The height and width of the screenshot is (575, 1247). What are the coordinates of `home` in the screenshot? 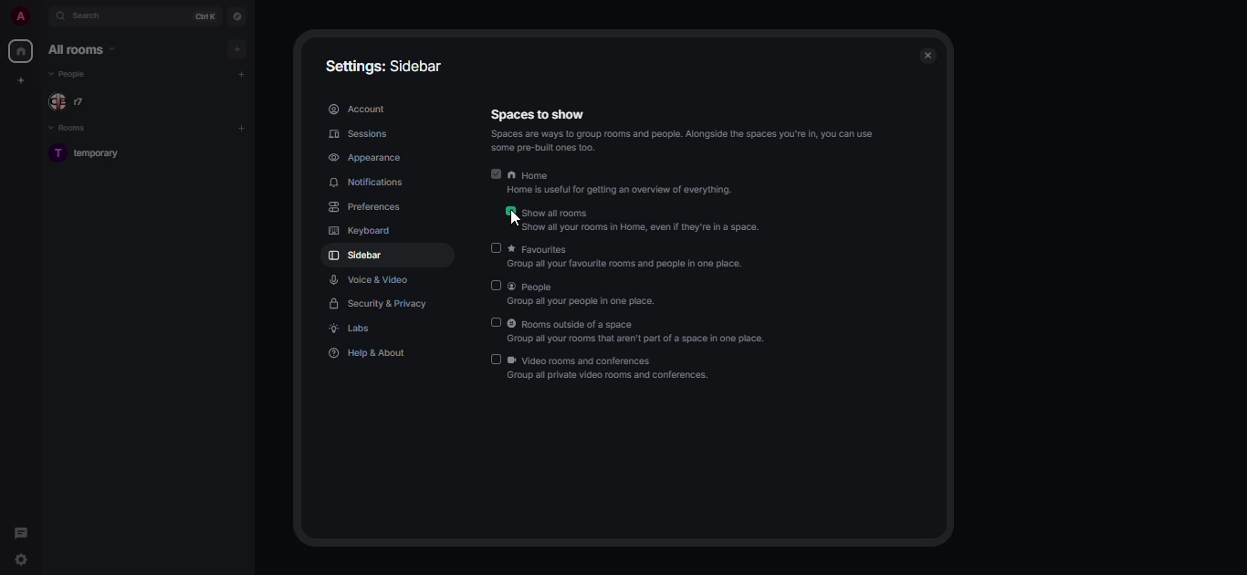 It's located at (21, 51).